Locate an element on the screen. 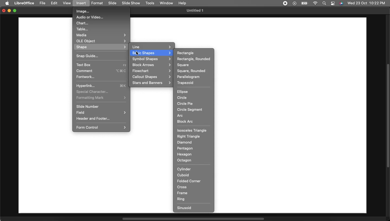 The height and width of the screenshot is (221, 390). Parallelogram is located at coordinates (188, 77).